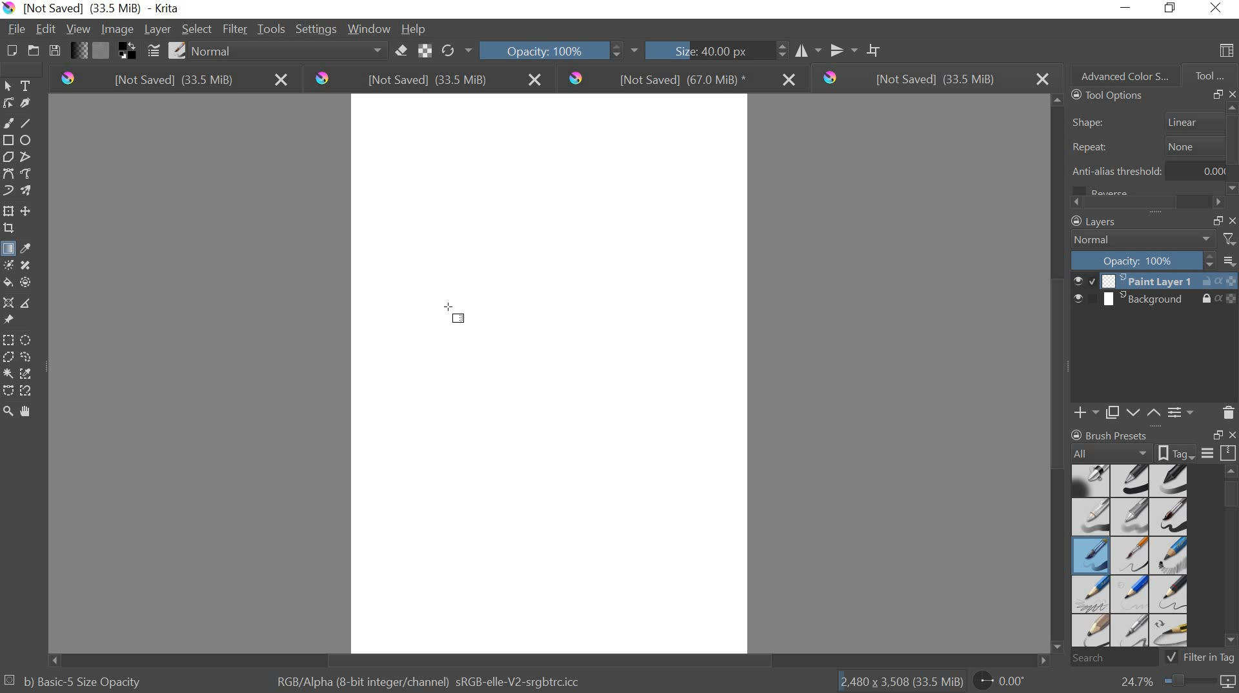 Image resolution: width=1239 pixels, height=693 pixels. Describe the element at coordinates (234, 29) in the screenshot. I see `FILTER` at that location.